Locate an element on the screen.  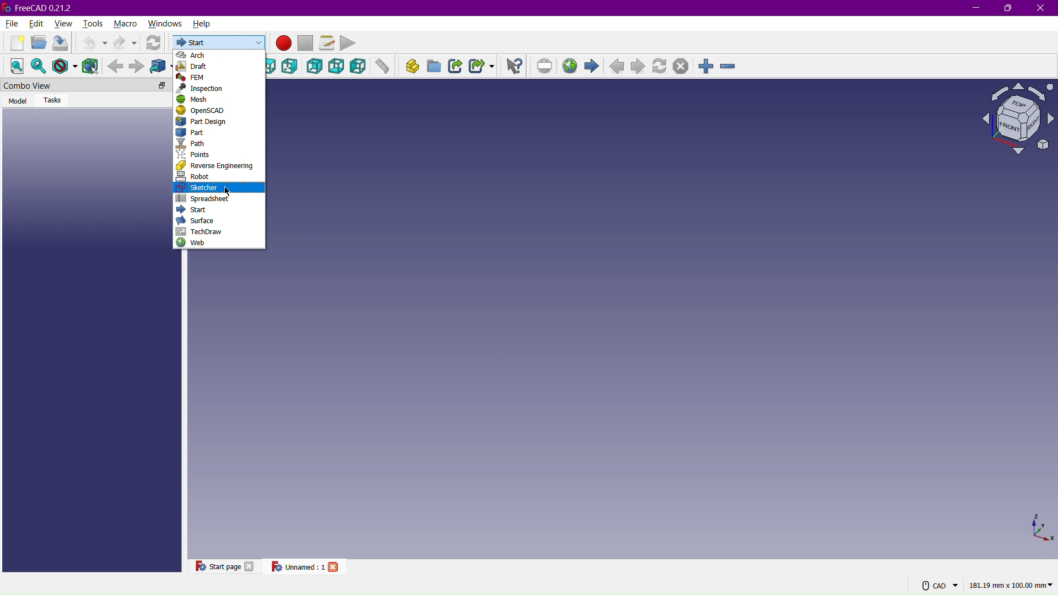
Go to linked objects is located at coordinates (160, 65).